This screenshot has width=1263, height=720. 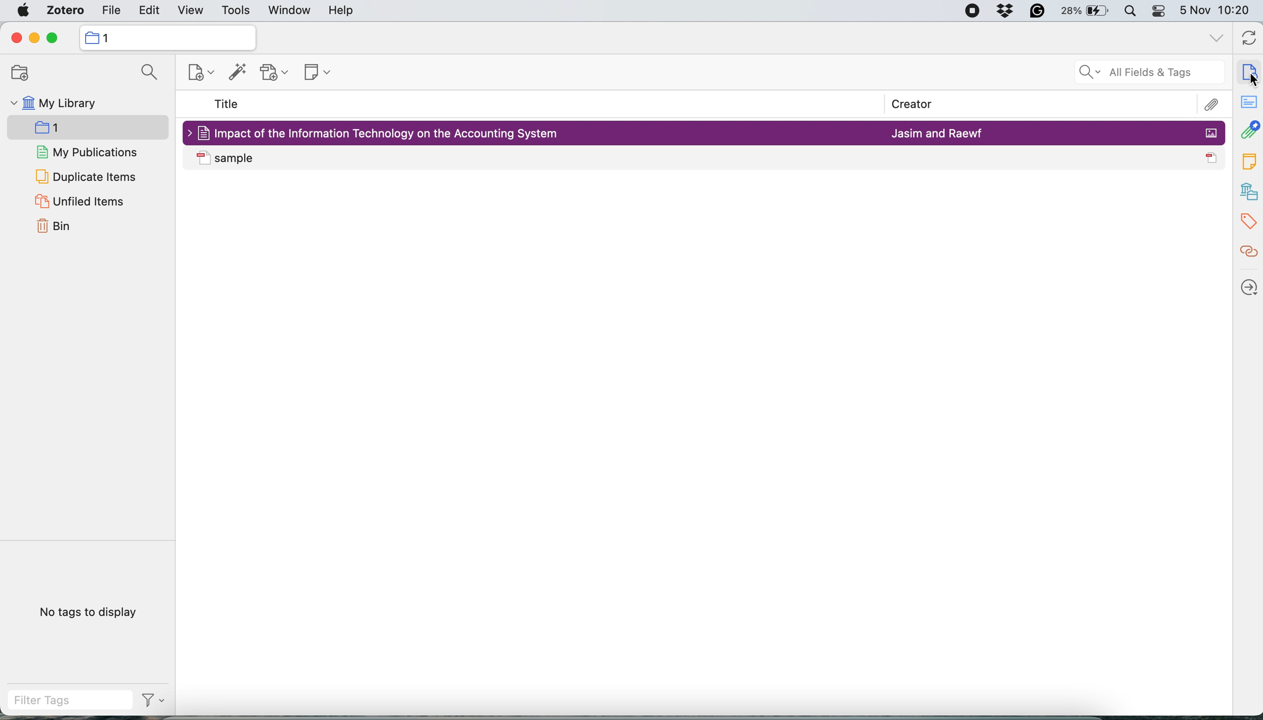 I want to click on add items by identifier, so click(x=236, y=73).